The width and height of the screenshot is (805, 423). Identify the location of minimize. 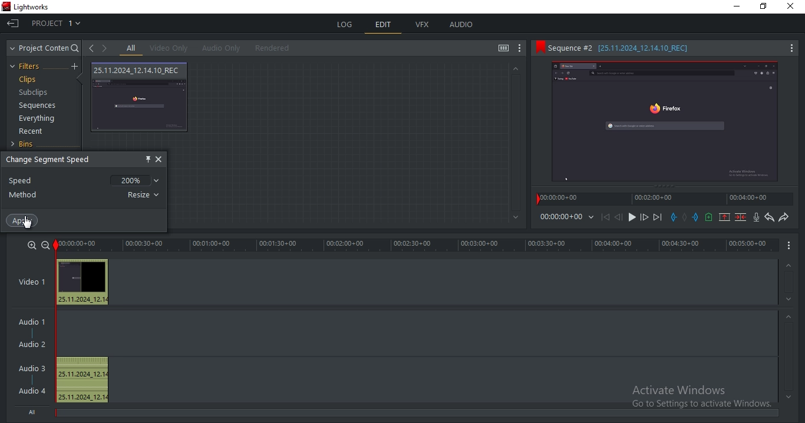
(738, 8).